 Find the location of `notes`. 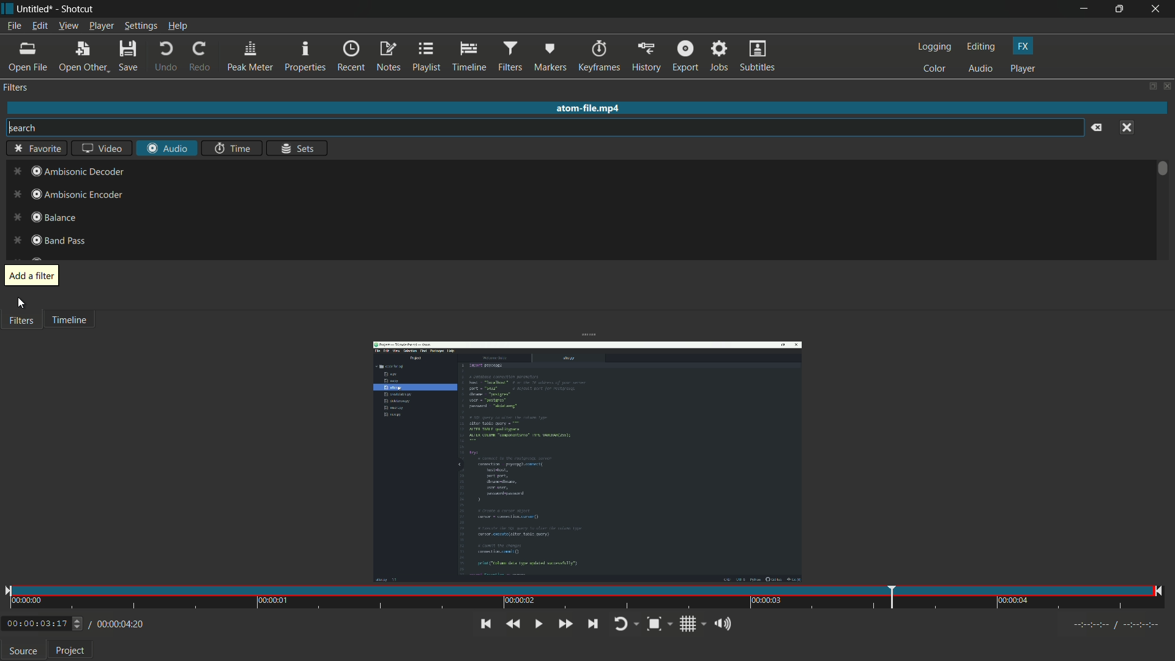

notes is located at coordinates (388, 57).